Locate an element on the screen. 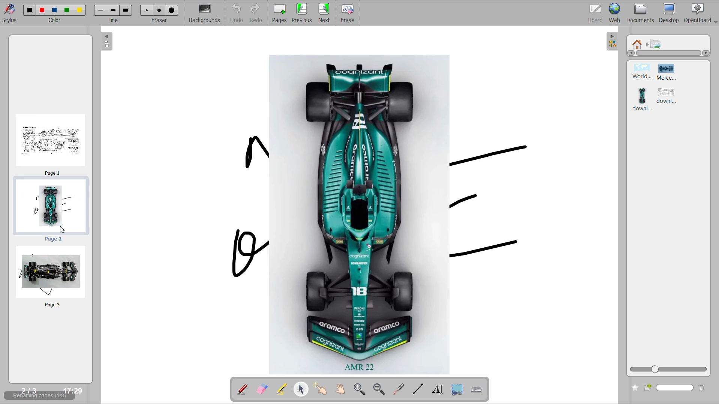 The width and height of the screenshot is (719, 404). undo is located at coordinates (234, 13).